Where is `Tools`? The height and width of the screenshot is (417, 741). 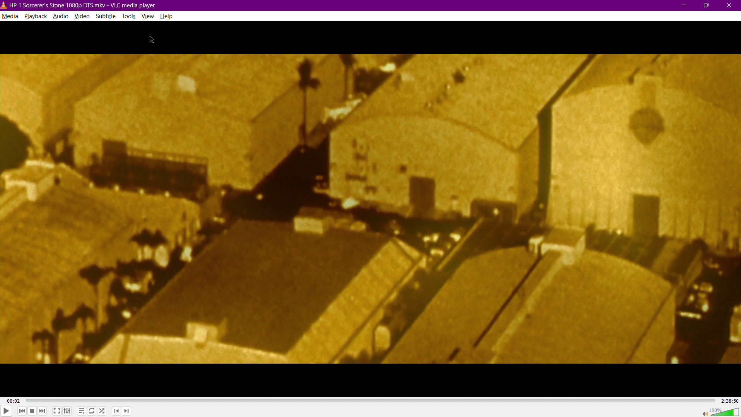 Tools is located at coordinates (130, 17).